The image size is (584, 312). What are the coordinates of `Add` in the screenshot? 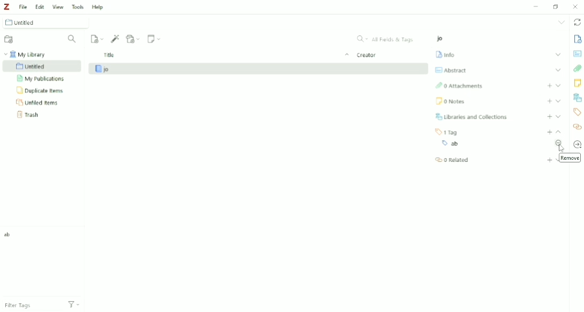 It's located at (550, 160).